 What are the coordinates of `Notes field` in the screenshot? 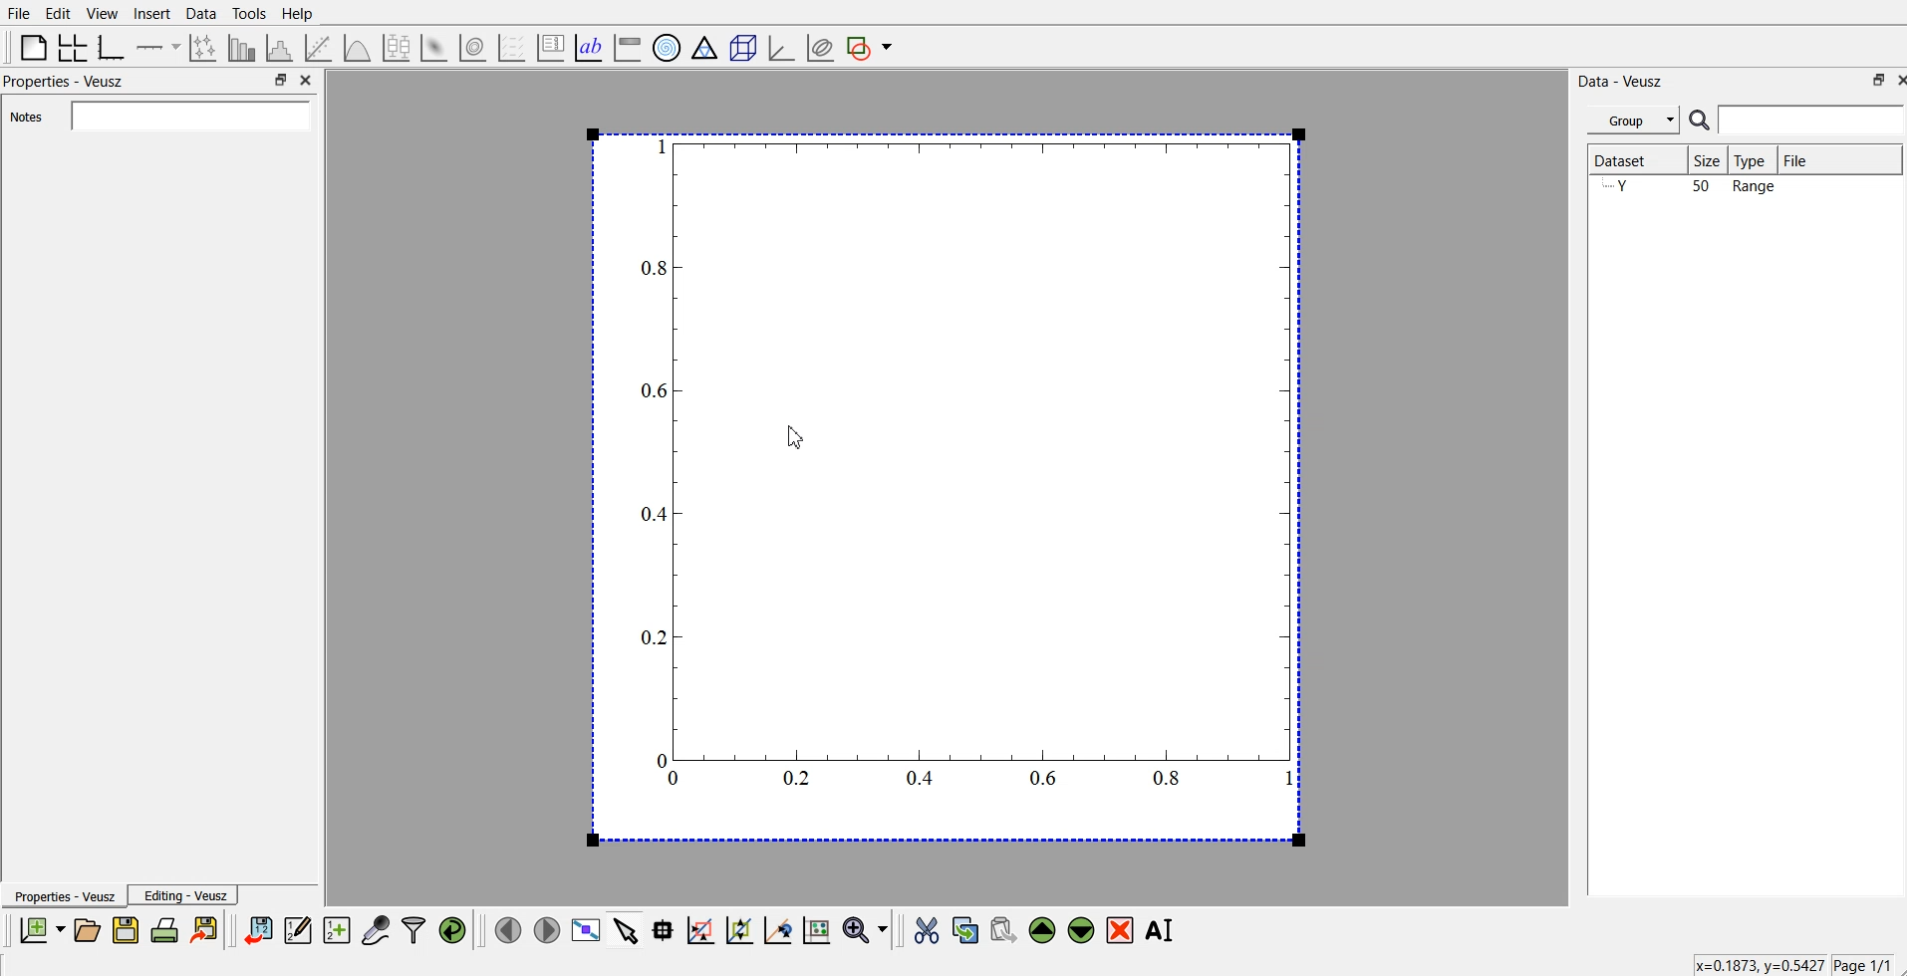 It's located at (188, 115).